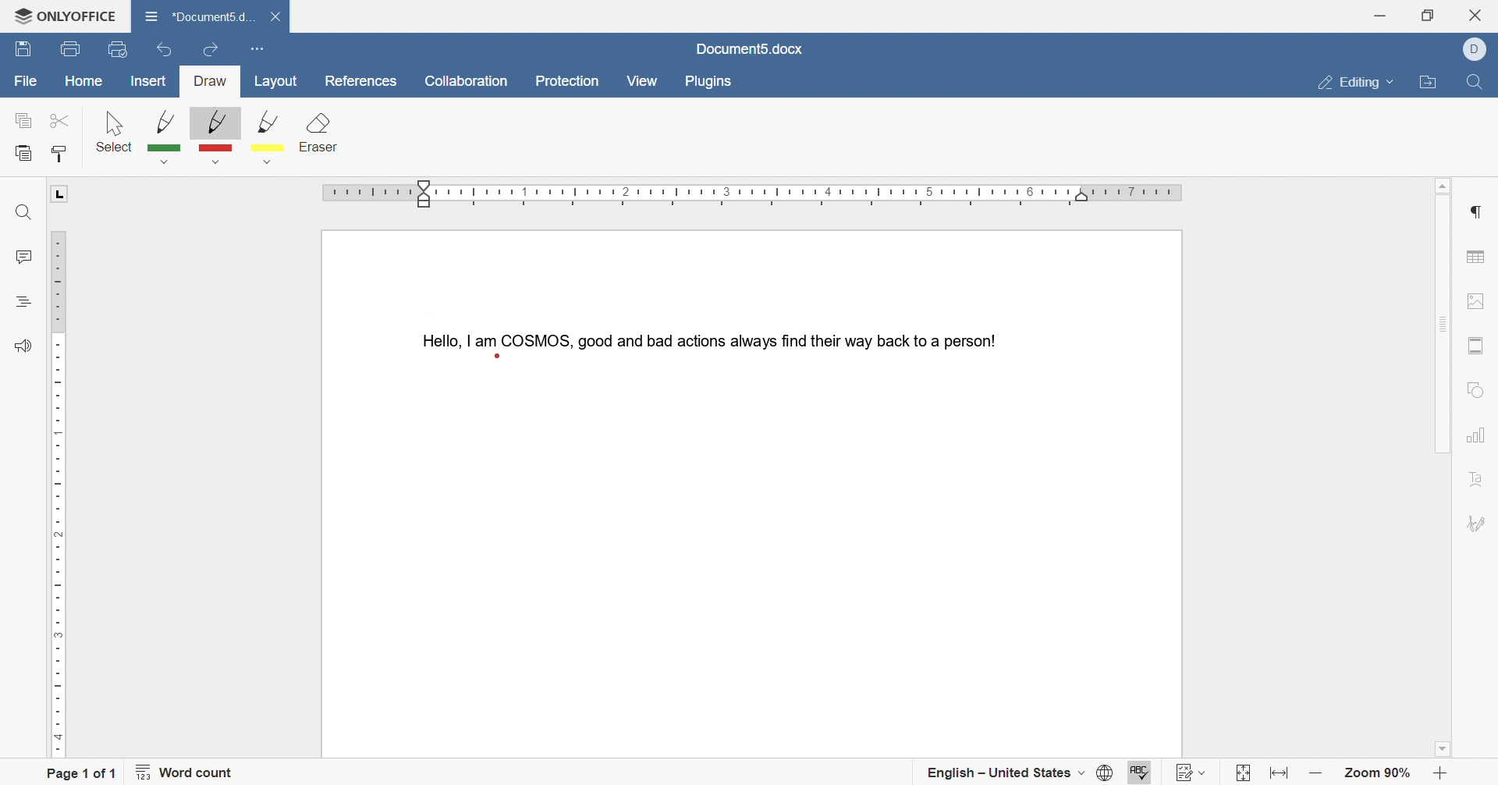 This screenshot has width=1498, height=785. I want to click on draw, so click(211, 82).